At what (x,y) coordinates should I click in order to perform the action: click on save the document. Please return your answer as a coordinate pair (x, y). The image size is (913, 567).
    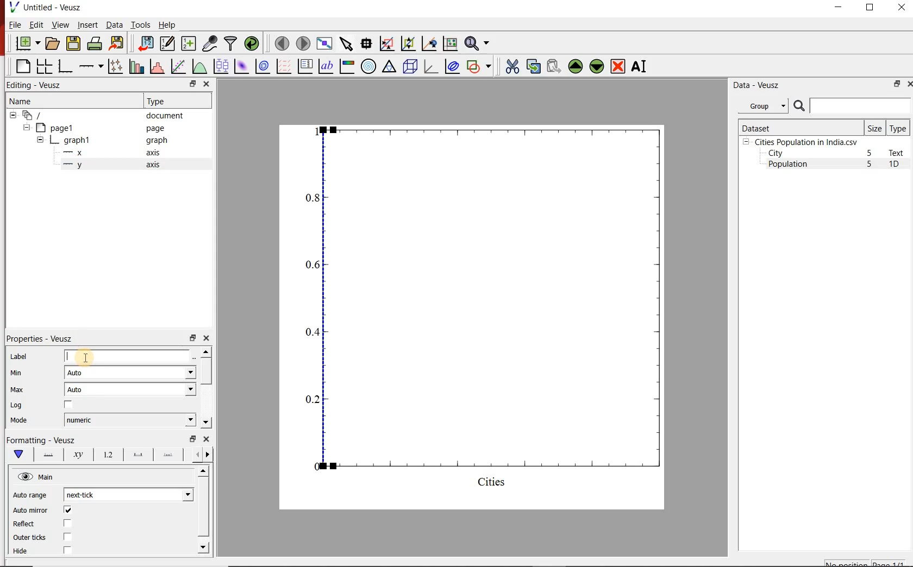
    Looking at the image, I should click on (73, 42).